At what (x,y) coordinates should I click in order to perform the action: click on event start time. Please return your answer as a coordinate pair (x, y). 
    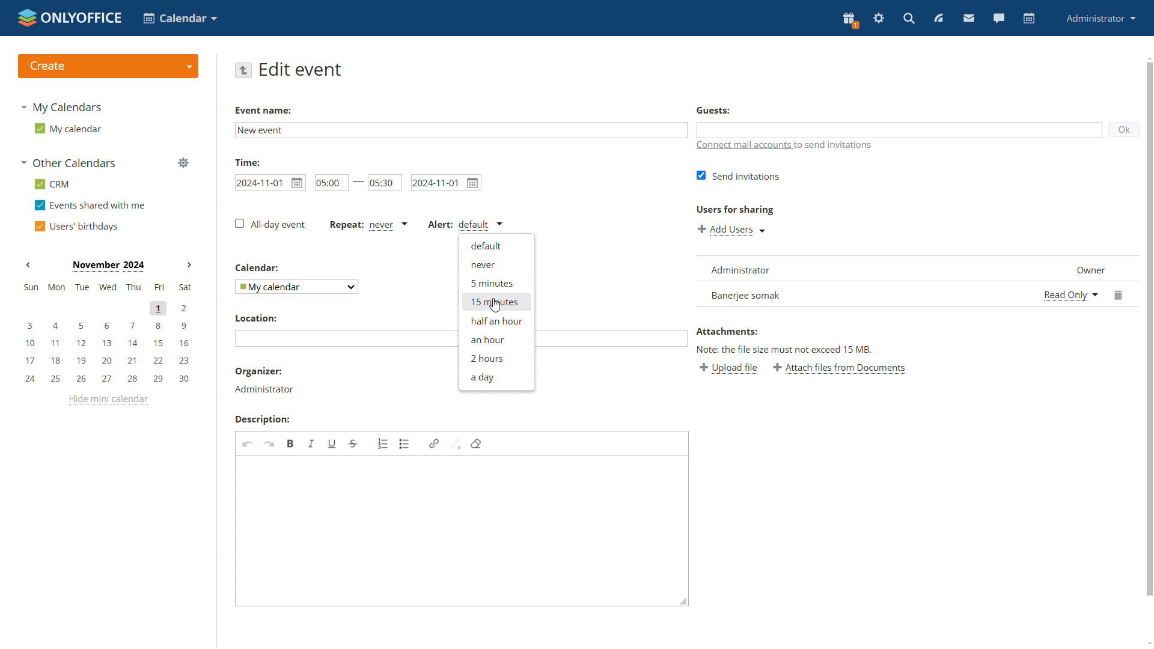
    Looking at the image, I should click on (270, 181).